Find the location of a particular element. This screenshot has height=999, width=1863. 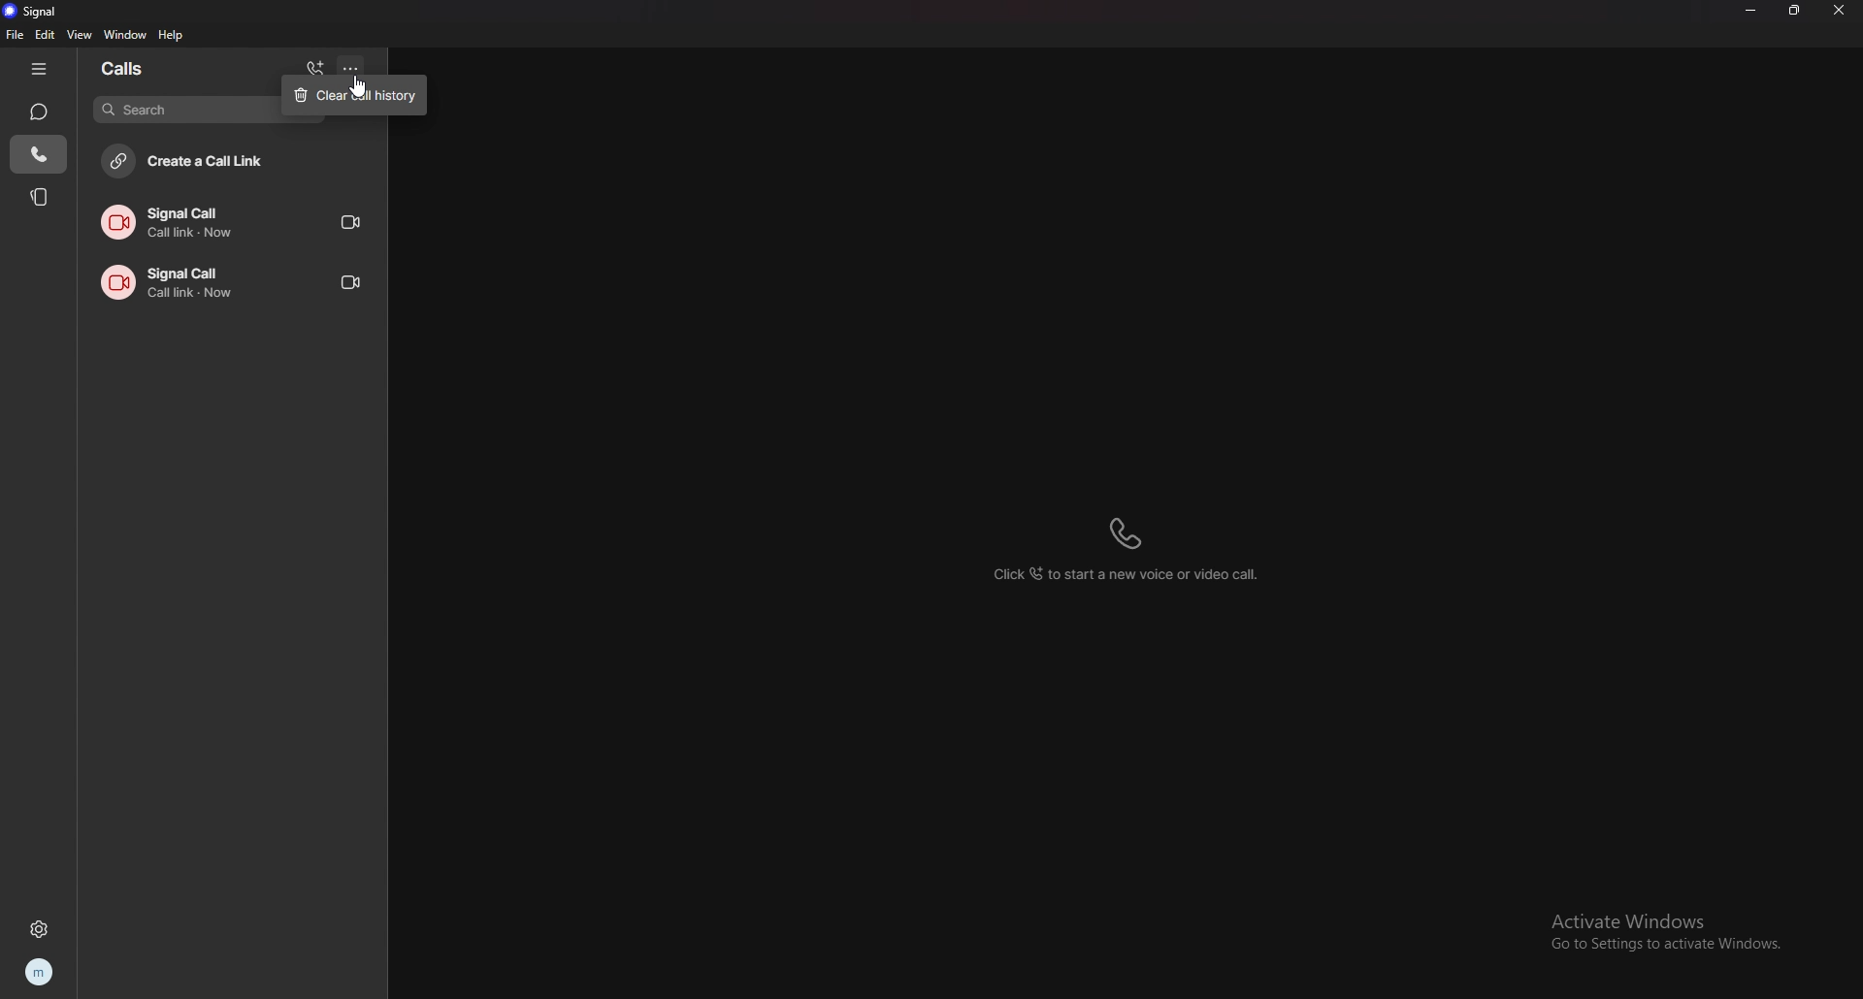

signal is located at coordinates (46, 10).